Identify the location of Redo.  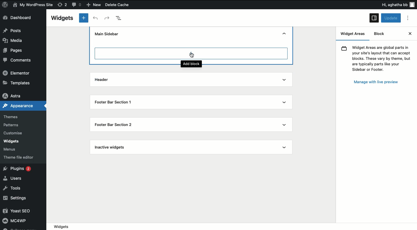
(106, 19).